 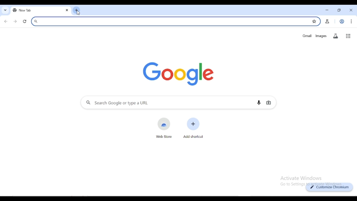 What do you see at coordinates (6, 10) in the screenshot?
I see `search tabs` at bounding box center [6, 10].